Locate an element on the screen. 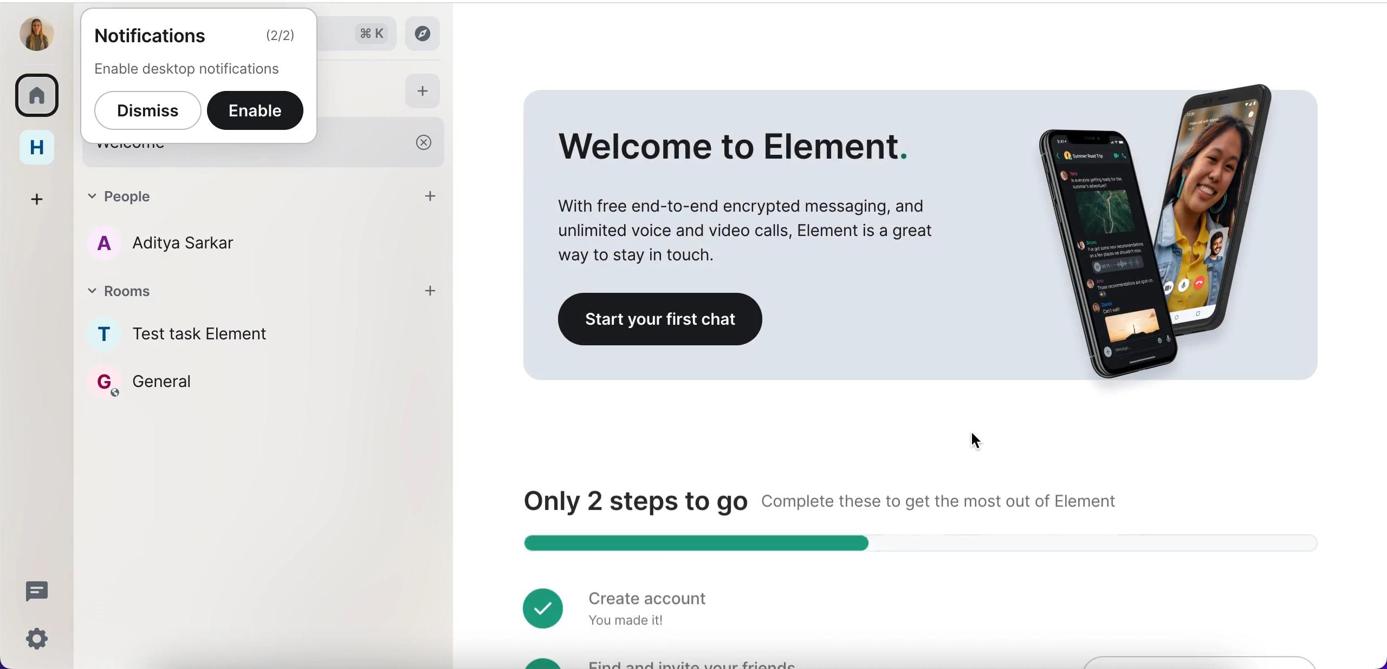 This screenshot has width=1387, height=669. quick settings is located at coordinates (35, 638).